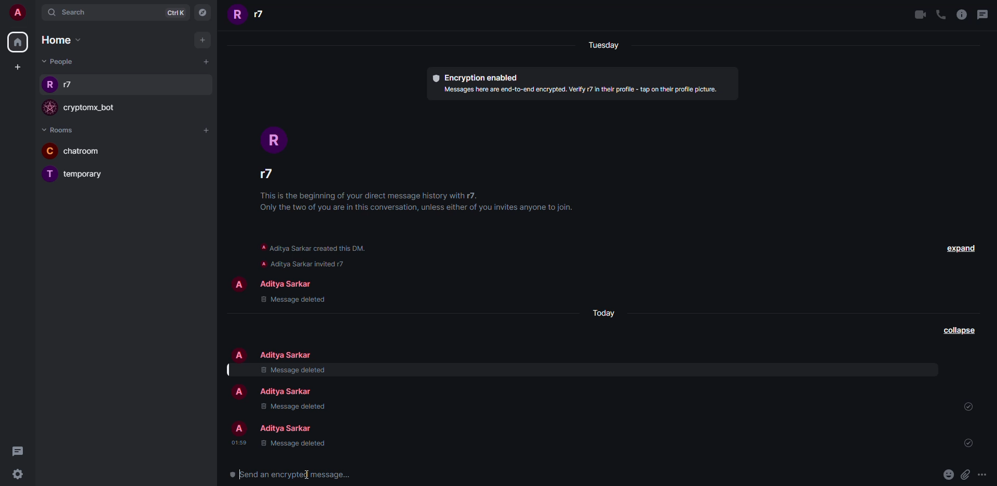 Image resolution: width=997 pixels, height=486 pixels. I want to click on time, so click(238, 442).